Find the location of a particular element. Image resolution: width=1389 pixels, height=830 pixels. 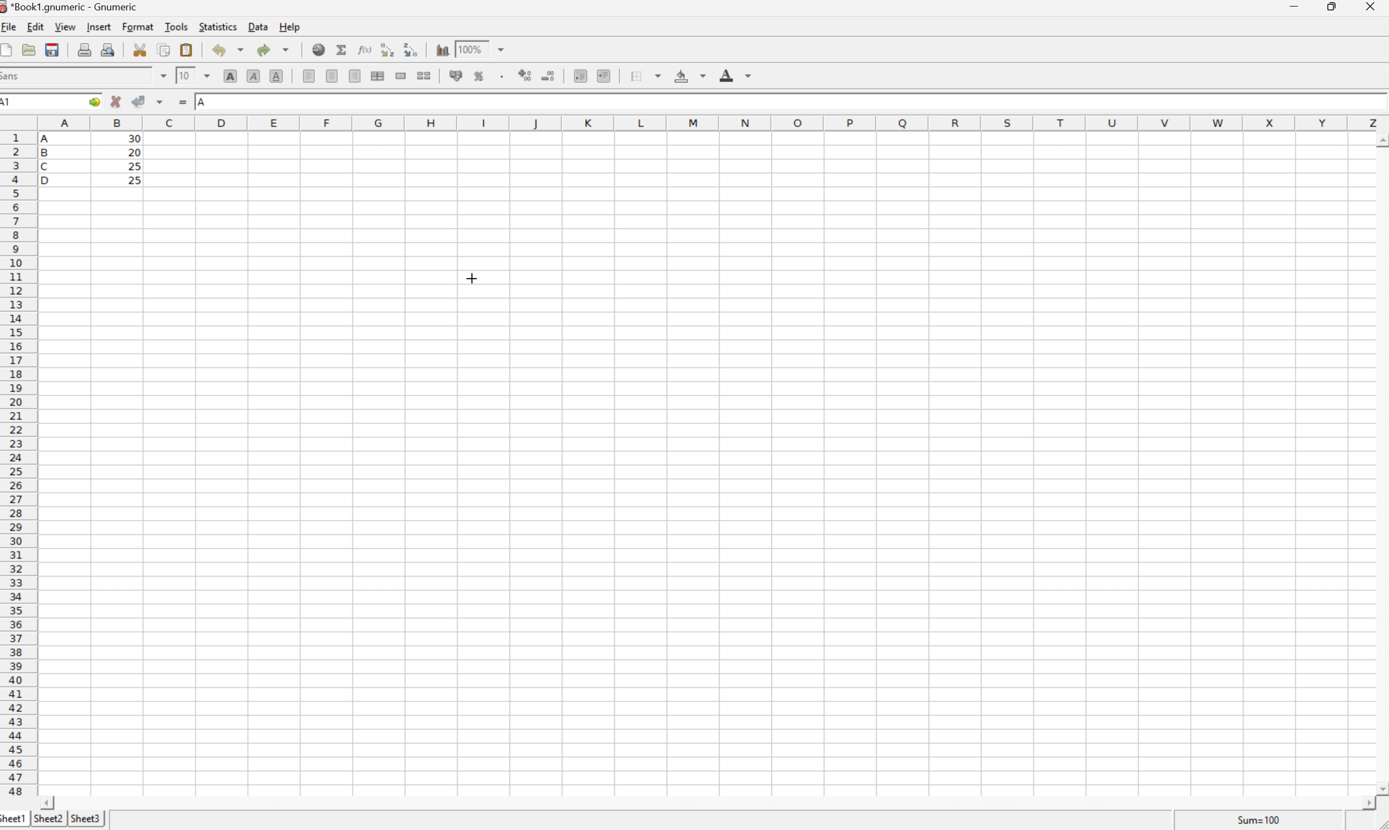

100% is located at coordinates (469, 49).